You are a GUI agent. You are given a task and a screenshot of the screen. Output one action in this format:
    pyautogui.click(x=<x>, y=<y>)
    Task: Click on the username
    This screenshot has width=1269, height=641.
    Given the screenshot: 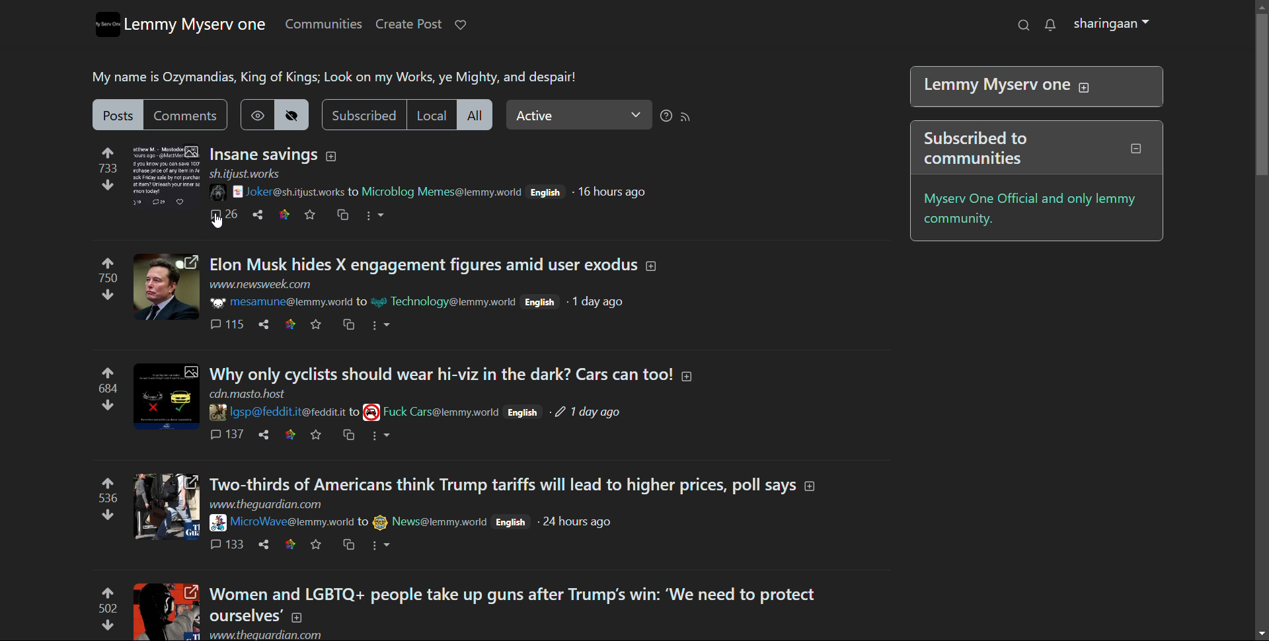 What is the action you would take?
    pyautogui.click(x=289, y=302)
    